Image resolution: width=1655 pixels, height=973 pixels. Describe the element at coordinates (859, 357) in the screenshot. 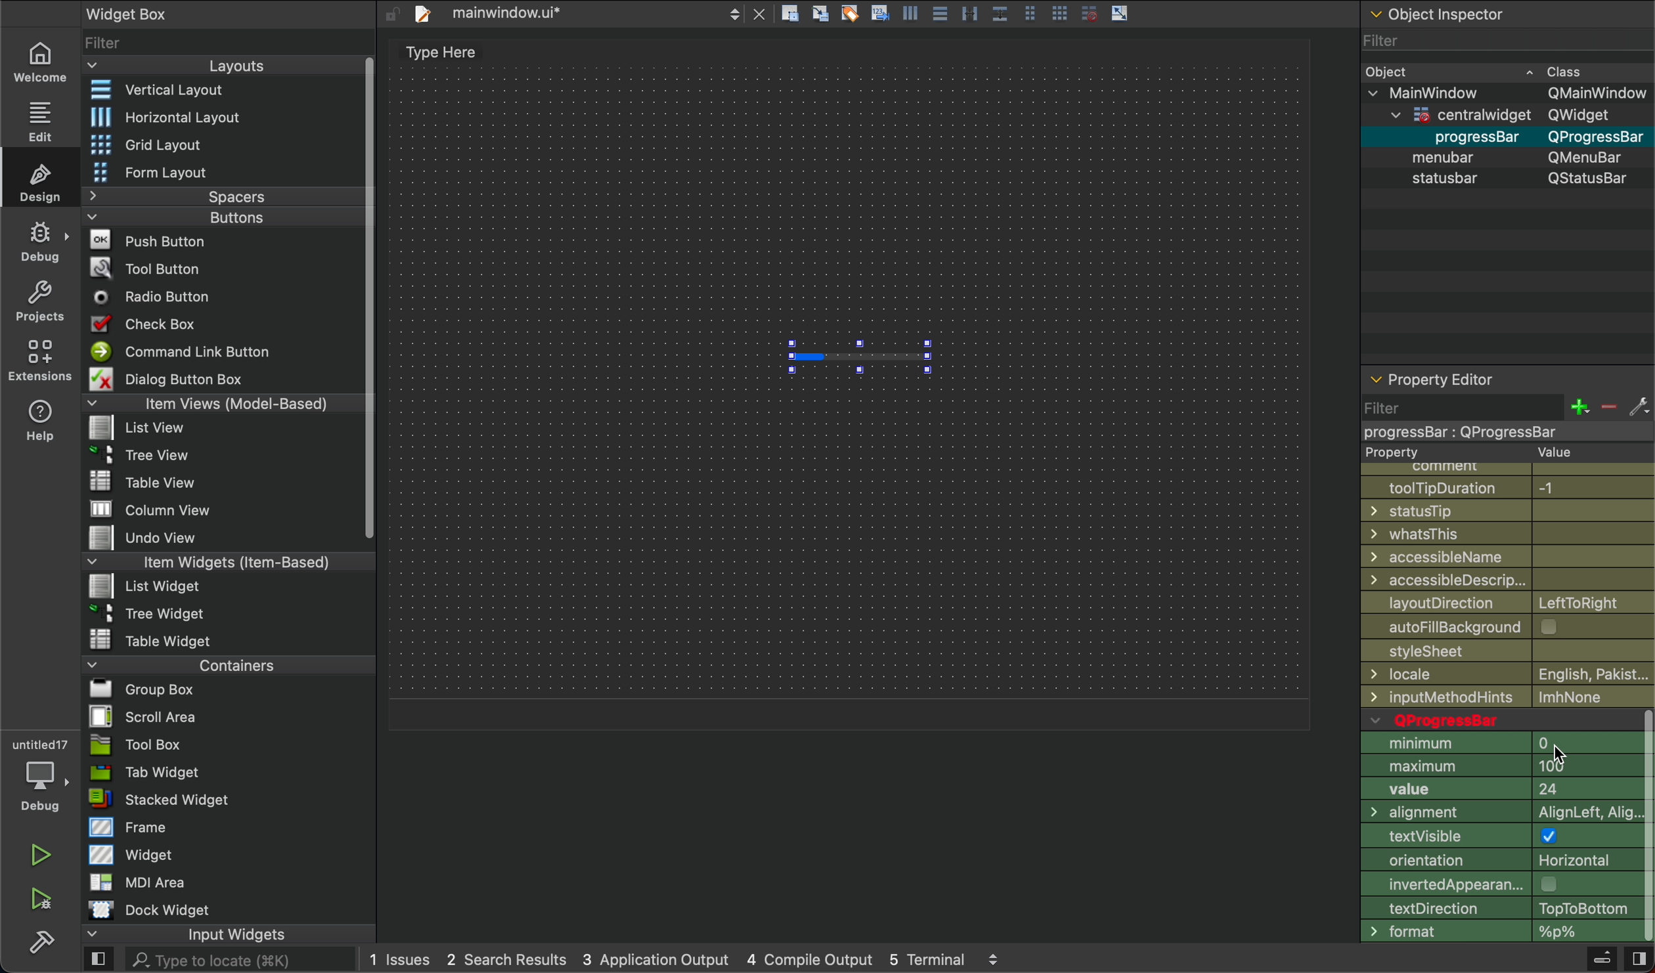

I see `progress bar` at that location.